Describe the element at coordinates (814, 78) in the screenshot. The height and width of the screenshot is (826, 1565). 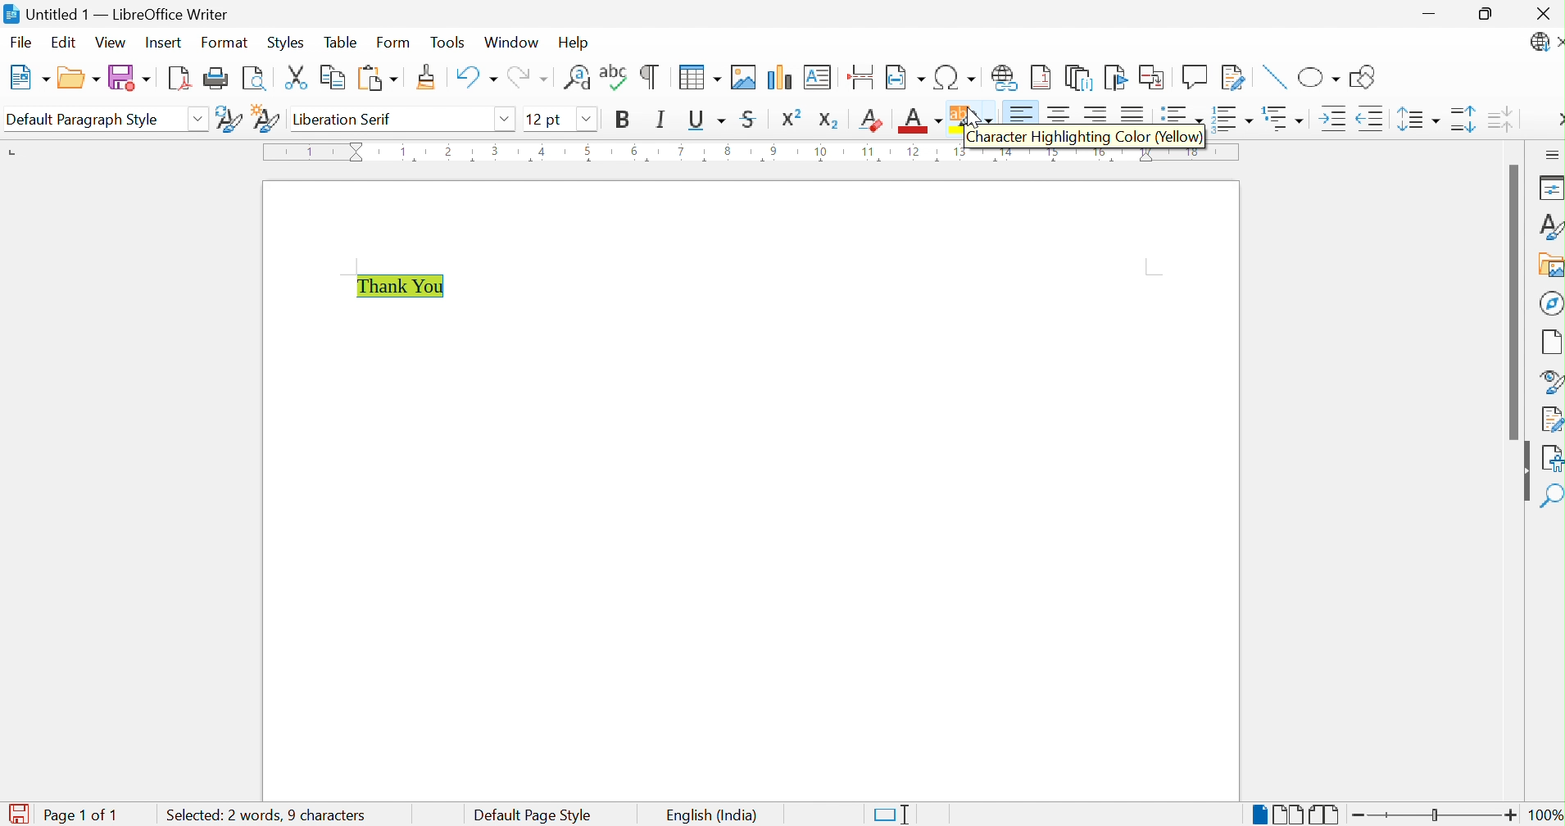
I see `Insert Text Box` at that location.